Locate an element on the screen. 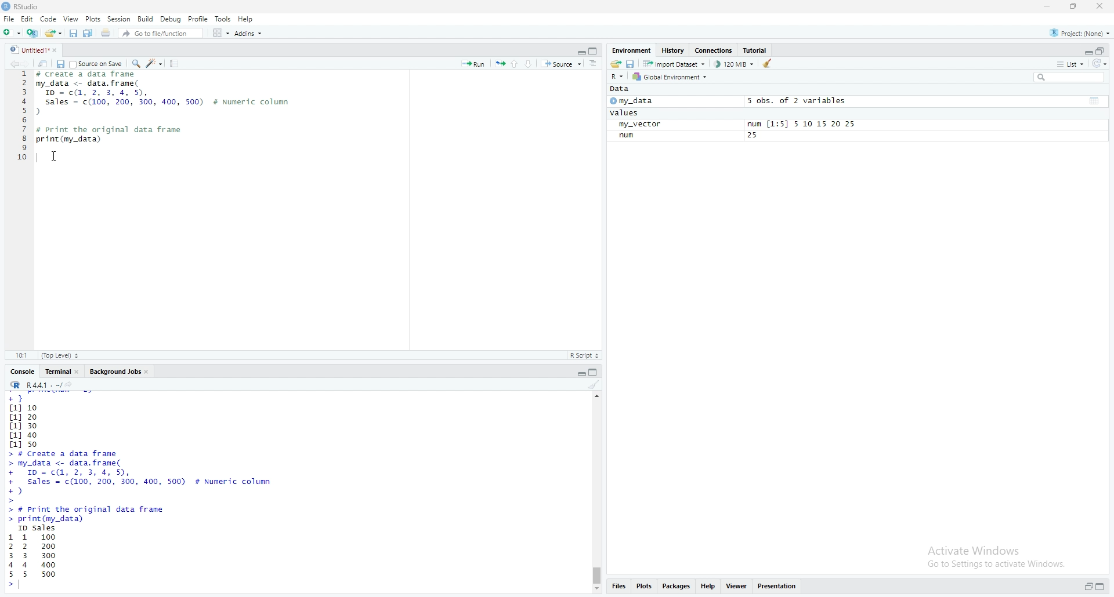  Debug is located at coordinates (172, 19).